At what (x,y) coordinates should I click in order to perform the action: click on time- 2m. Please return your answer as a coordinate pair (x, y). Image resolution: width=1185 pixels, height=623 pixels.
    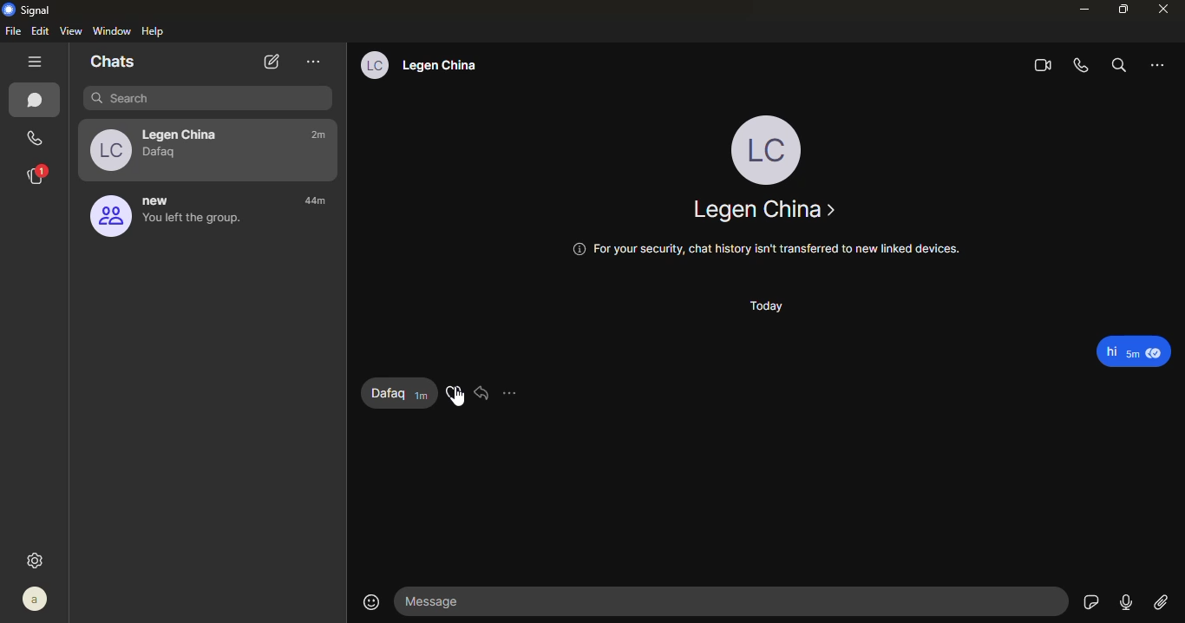
    Looking at the image, I should click on (319, 136).